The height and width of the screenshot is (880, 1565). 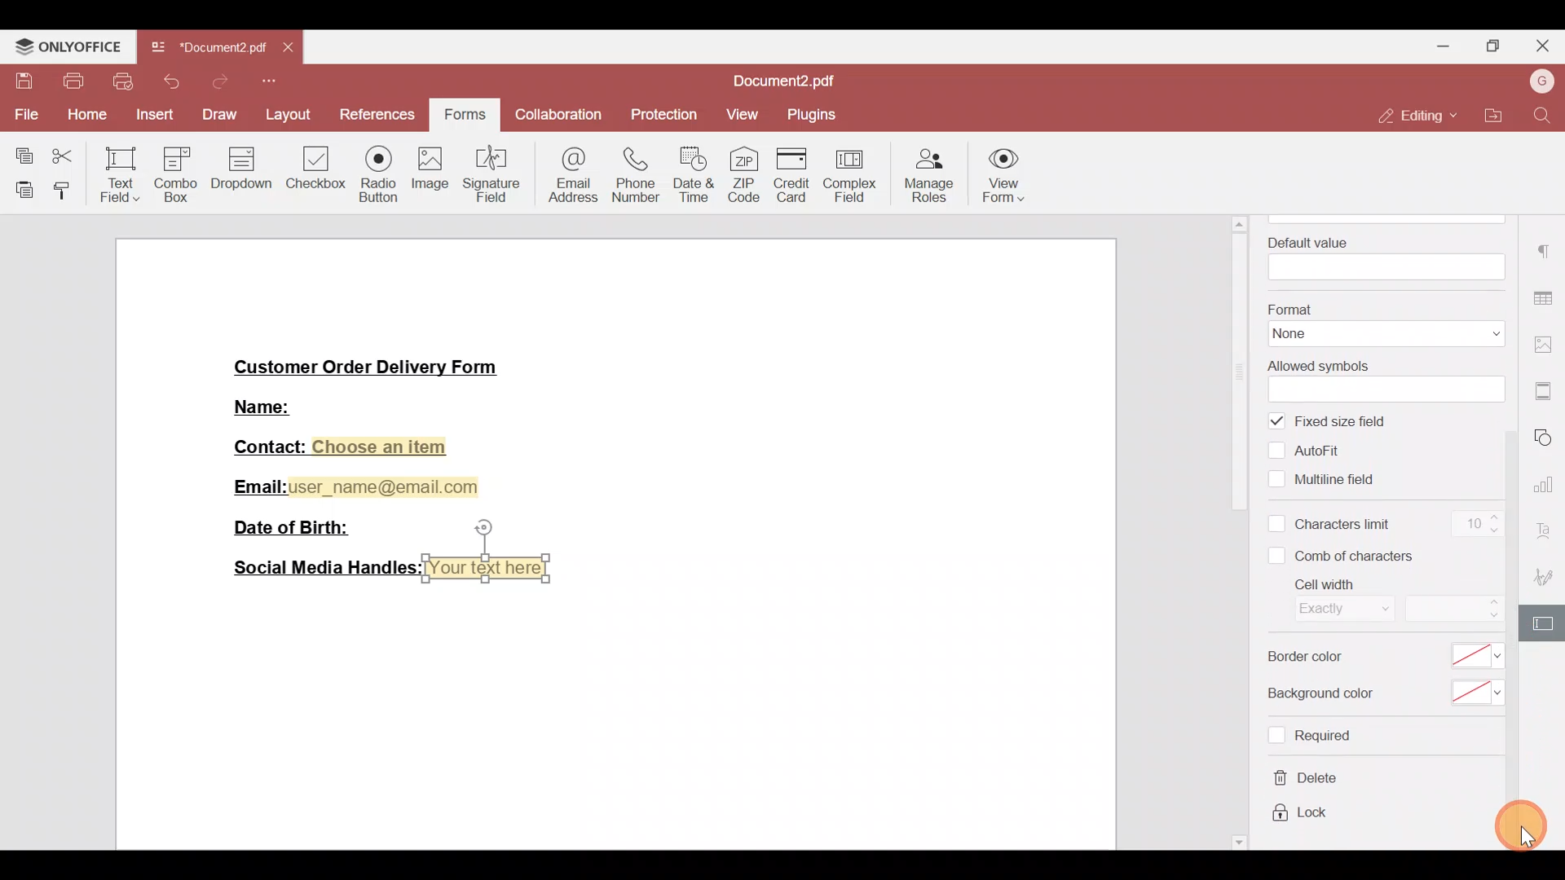 What do you see at coordinates (487, 173) in the screenshot?
I see `Signature field` at bounding box center [487, 173].